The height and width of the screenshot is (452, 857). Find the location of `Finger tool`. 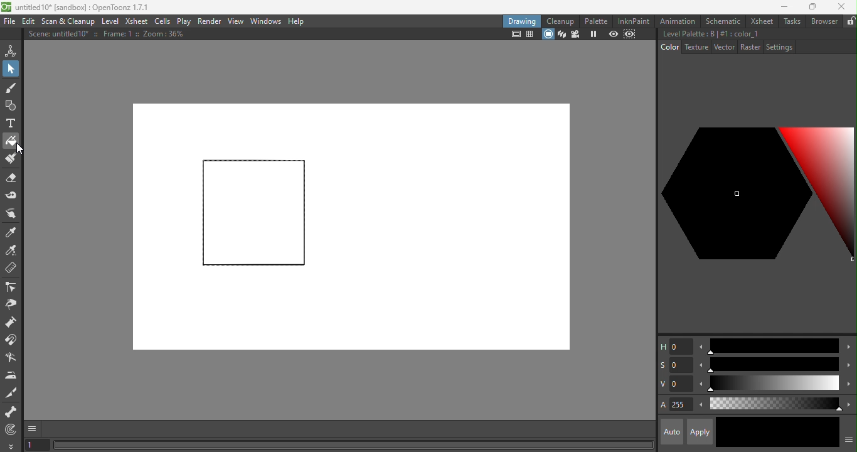

Finger tool is located at coordinates (14, 214).